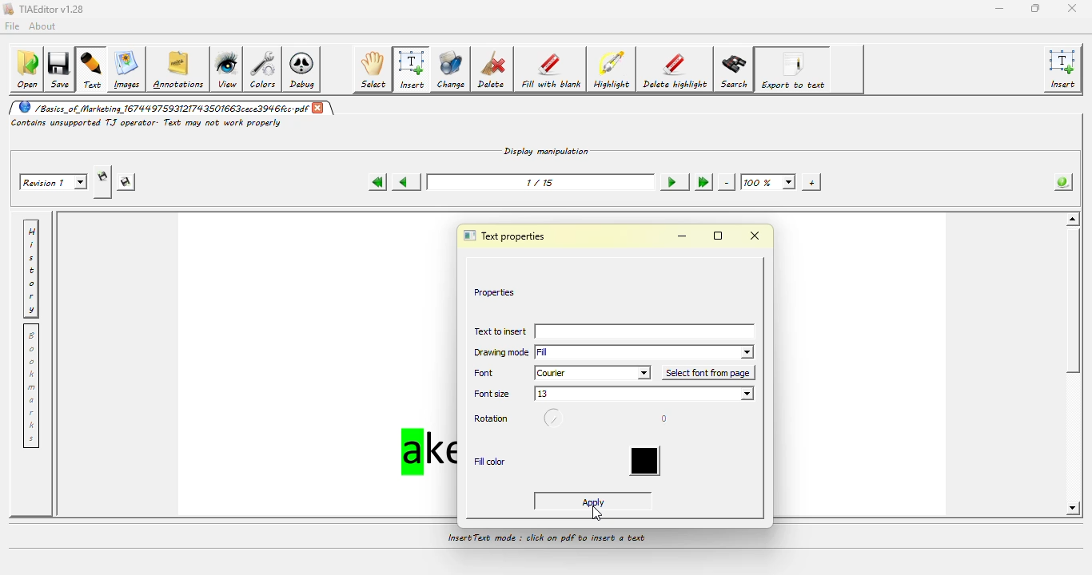 This screenshot has height=575, width=1092. What do you see at coordinates (547, 539) in the screenshot?
I see `Insert Text mode : click on pdf to insert a text` at bounding box center [547, 539].